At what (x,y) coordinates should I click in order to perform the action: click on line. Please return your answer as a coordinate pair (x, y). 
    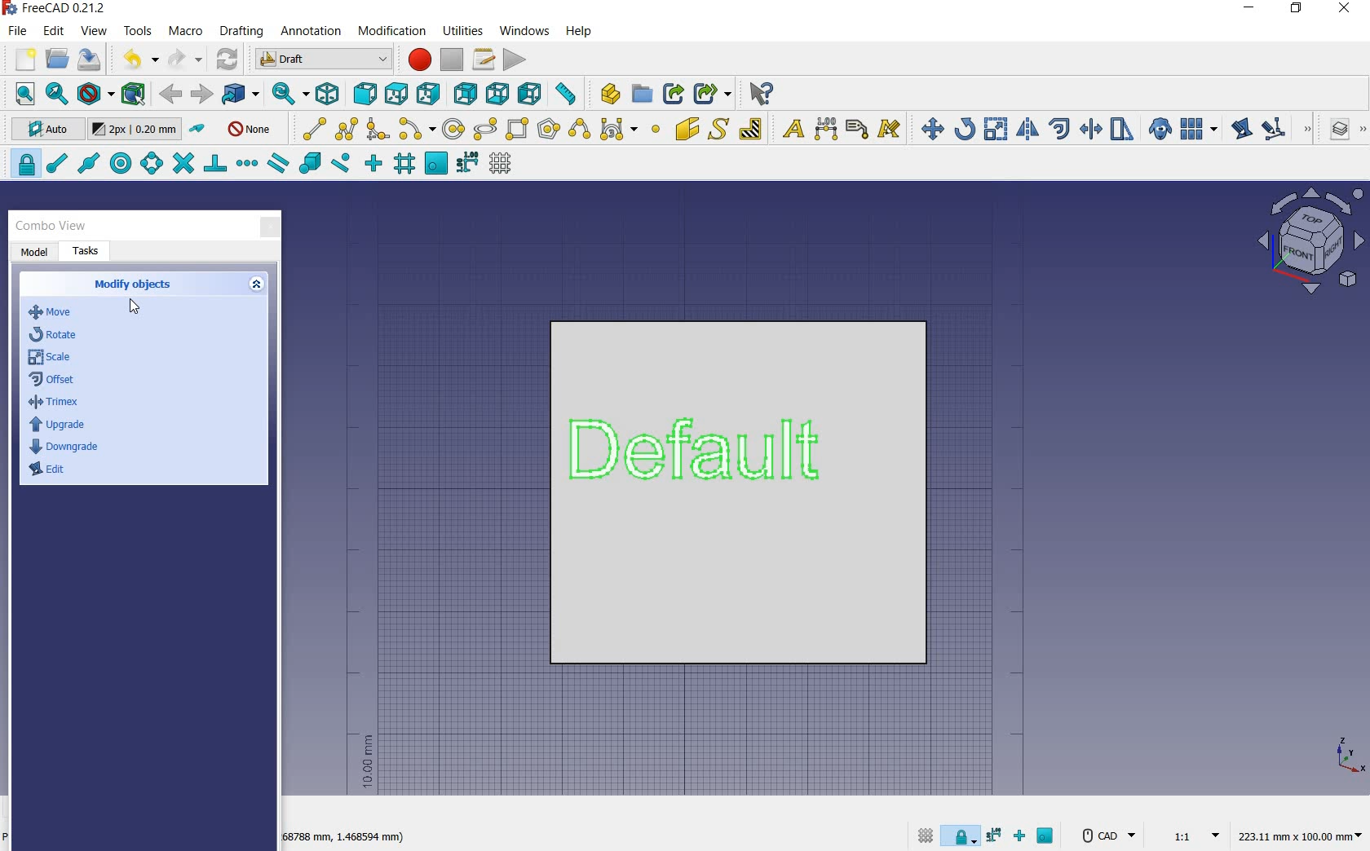
    Looking at the image, I should click on (310, 128).